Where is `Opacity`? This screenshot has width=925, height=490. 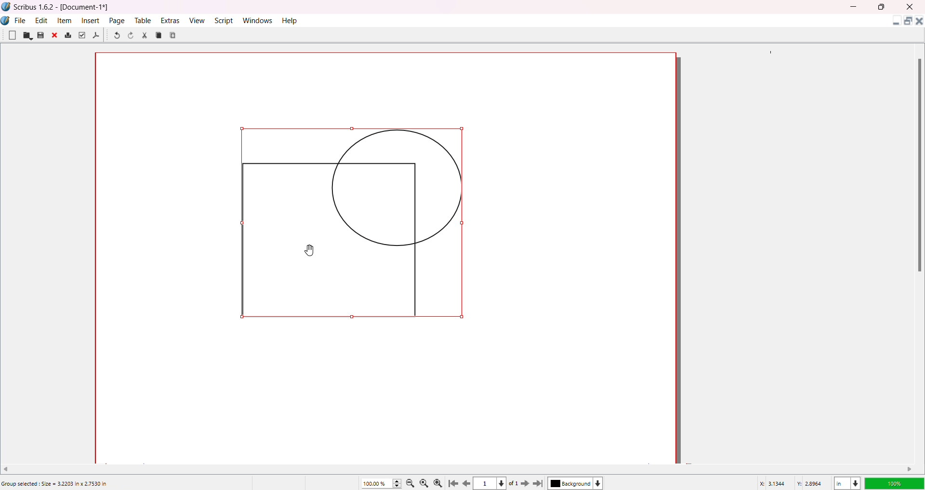
Opacity is located at coordinates (894, 482).